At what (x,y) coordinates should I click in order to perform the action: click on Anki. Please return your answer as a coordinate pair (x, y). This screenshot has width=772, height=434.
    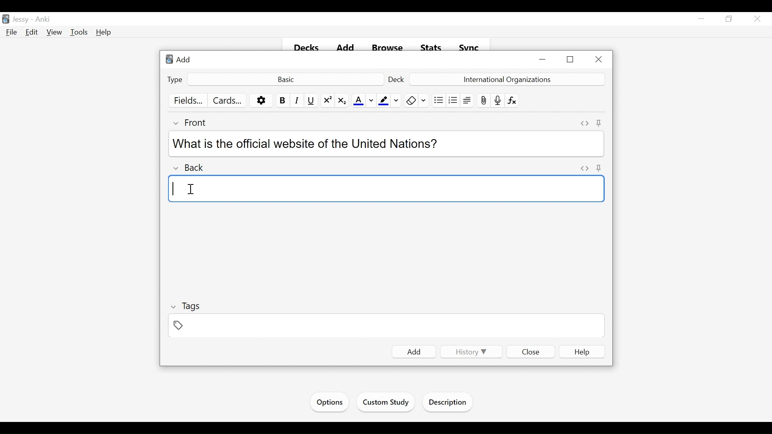
    Looking at the image, I should click on (44, 19).